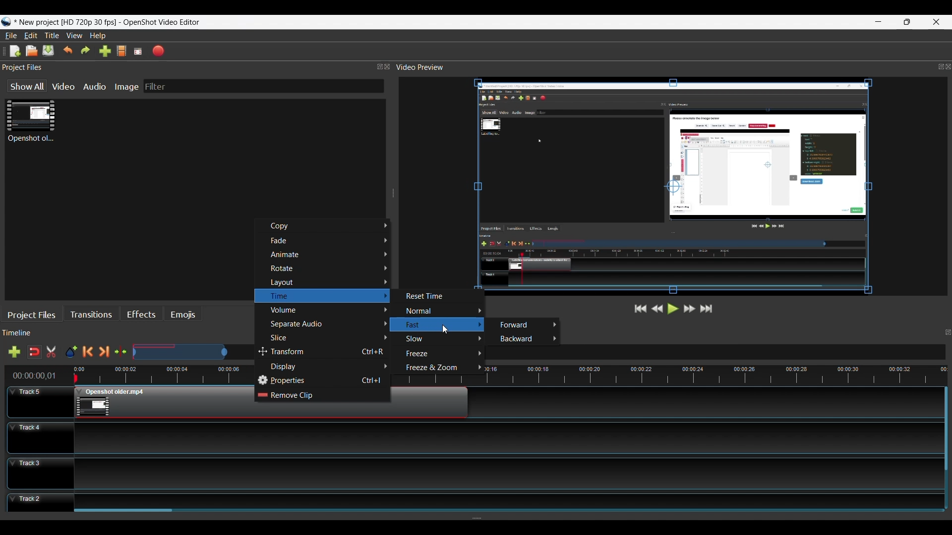  What do you see at coordinates (41, 473) in the screenshot?
I see `Track Header` at bounding box center [41, 473].